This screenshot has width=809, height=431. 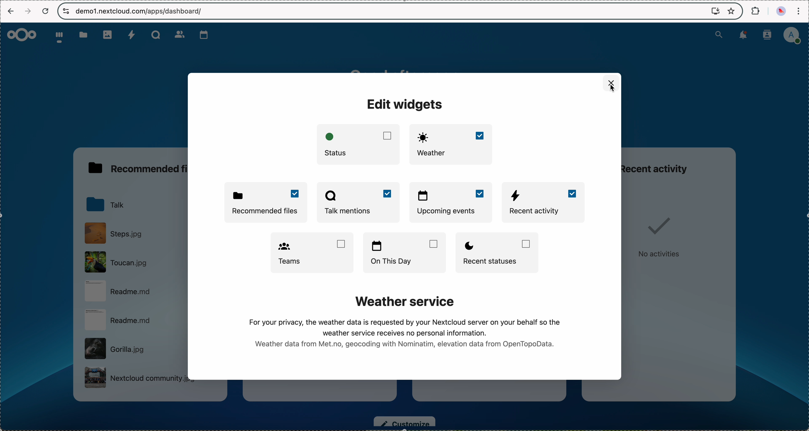 I want to click on edit widgets, so click(x=404, y=106).